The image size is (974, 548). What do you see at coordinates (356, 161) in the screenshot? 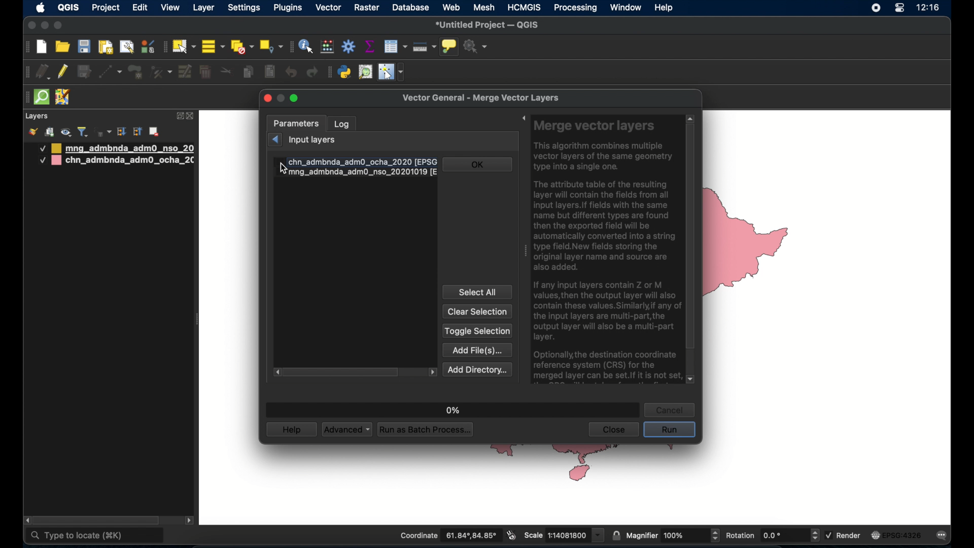
I see `input layer 1 checkbox` at bounding box center [356, 161].